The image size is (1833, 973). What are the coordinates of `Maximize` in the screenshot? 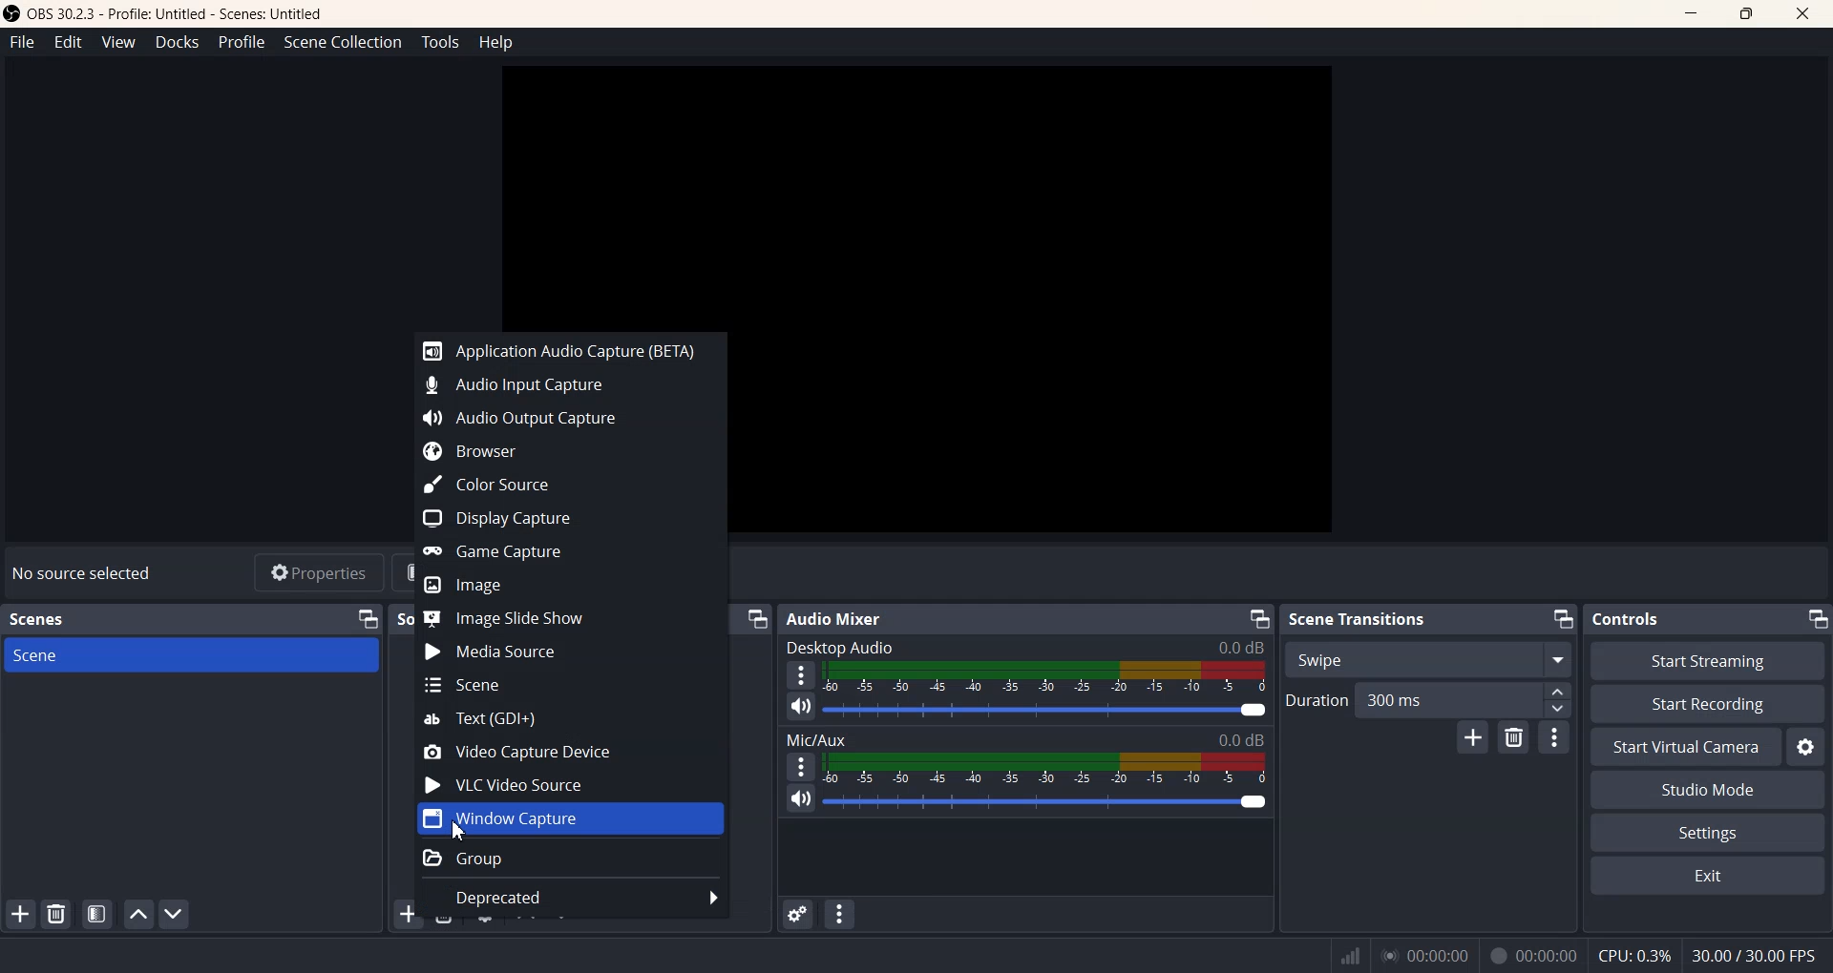 It's located at (1748, 15).